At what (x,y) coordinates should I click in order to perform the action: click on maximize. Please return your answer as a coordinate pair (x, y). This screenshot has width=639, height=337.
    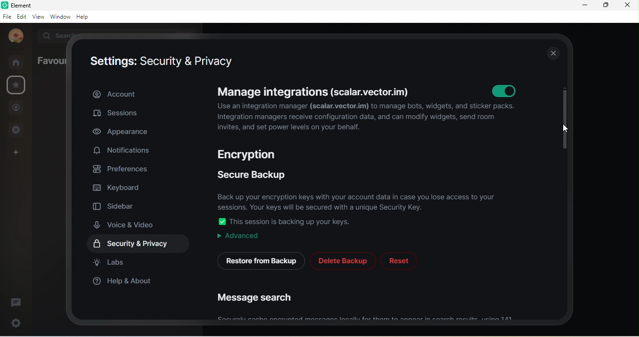
    Looking at the image, I should click on (604, 6).